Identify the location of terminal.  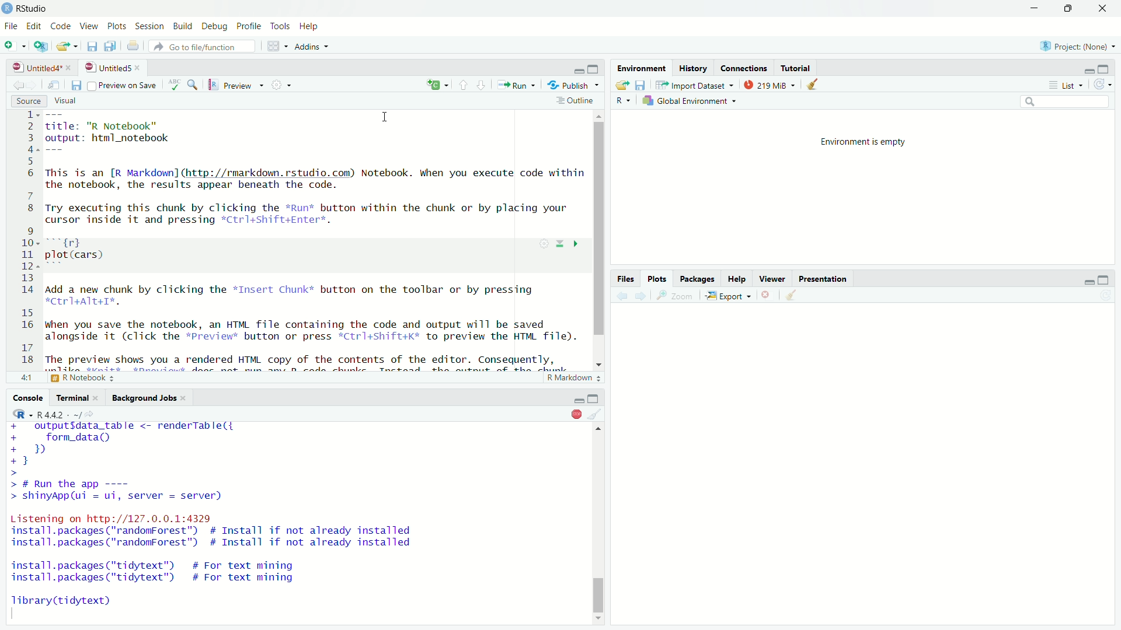
(78, 397).